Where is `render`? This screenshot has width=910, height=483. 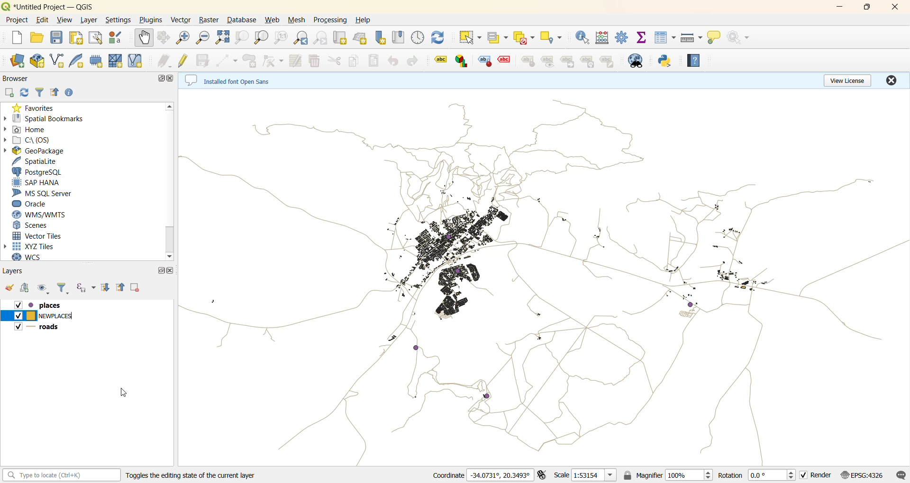
render is located at coordinates (819, 476).